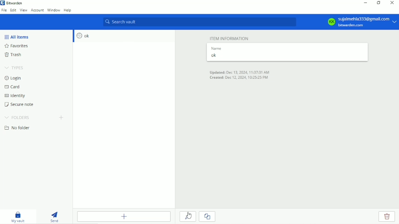  What do you see at coordinates (208, 216) in the screenshot?
I see `Clone` at bounding box center [208, 216].